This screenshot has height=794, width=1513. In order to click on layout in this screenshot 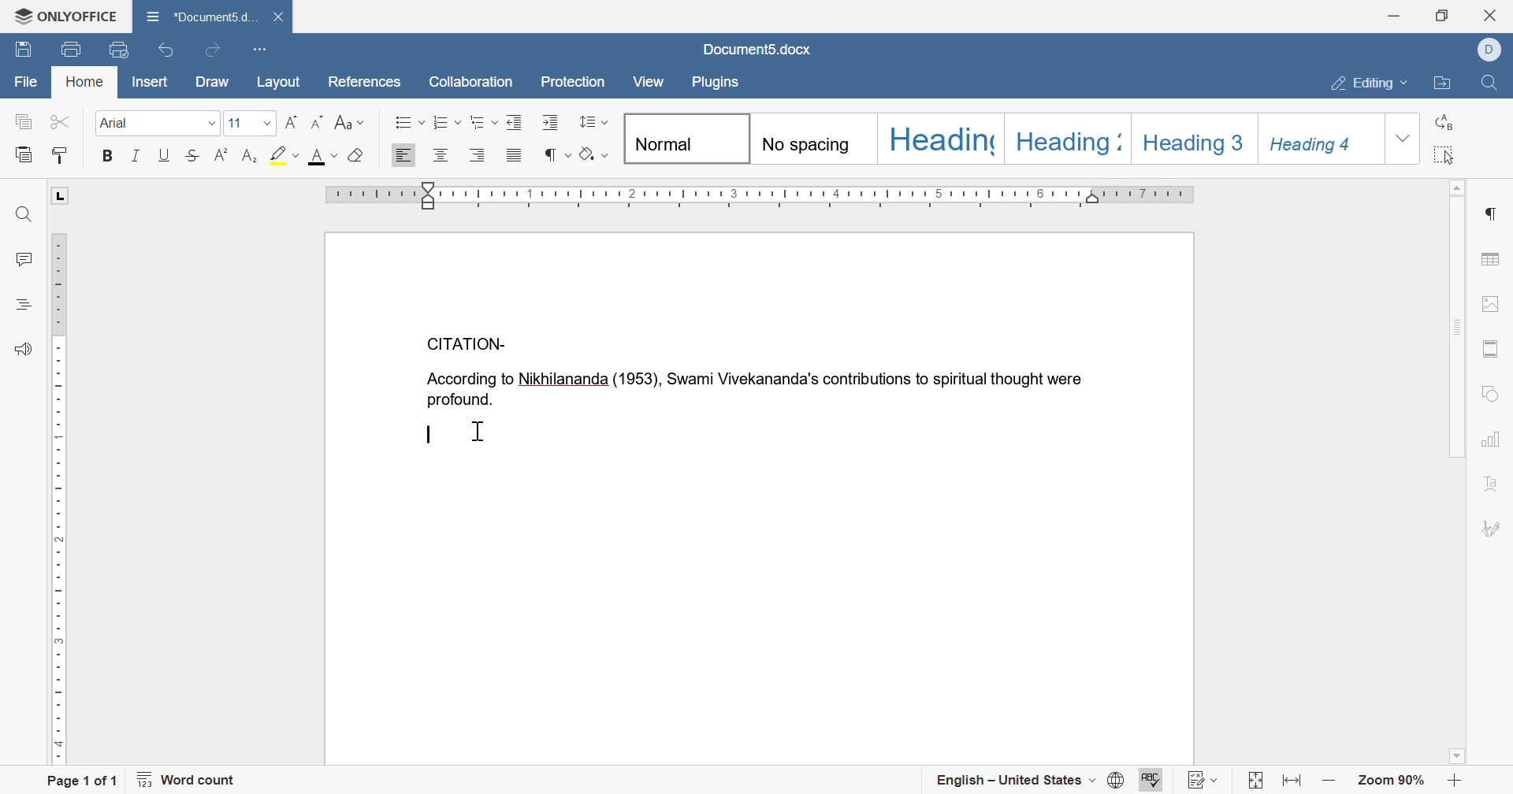, I will do `click(277, 85)`.